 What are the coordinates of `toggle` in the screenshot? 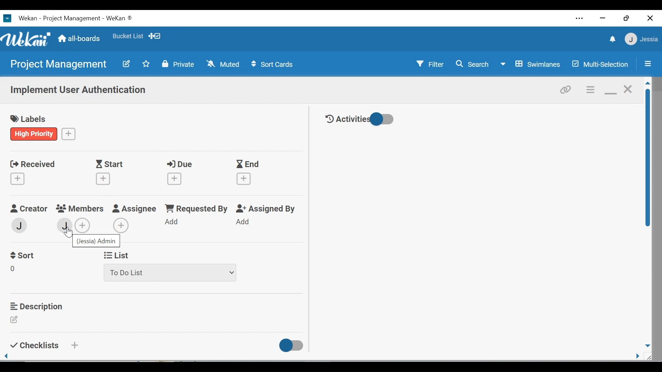 It's located at (292, 346).